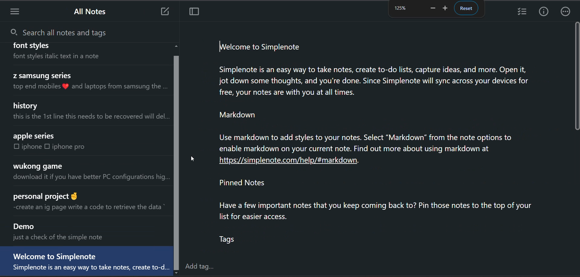 Image resolution: width=580 pixels, height=277 pixels. I want to click on Pinned Notes

Have a few important notes that you keep coming back to? Pin those notes to the top of your
list for easier access.

Tags, so click(377, 213).